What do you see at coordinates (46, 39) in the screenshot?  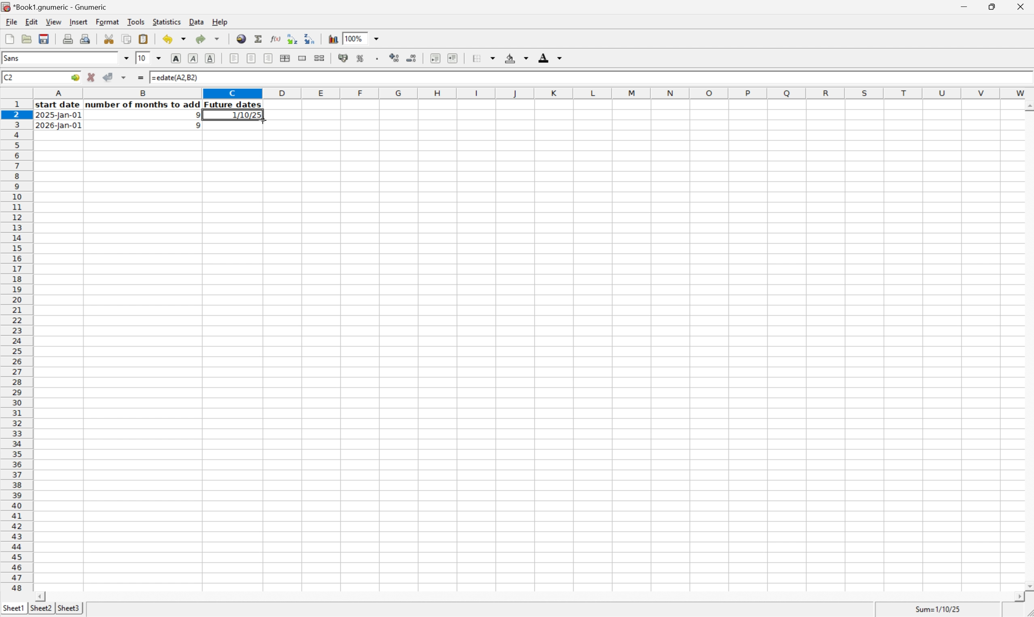 I see `Save a current workbook` at bounding box center [46, 39].